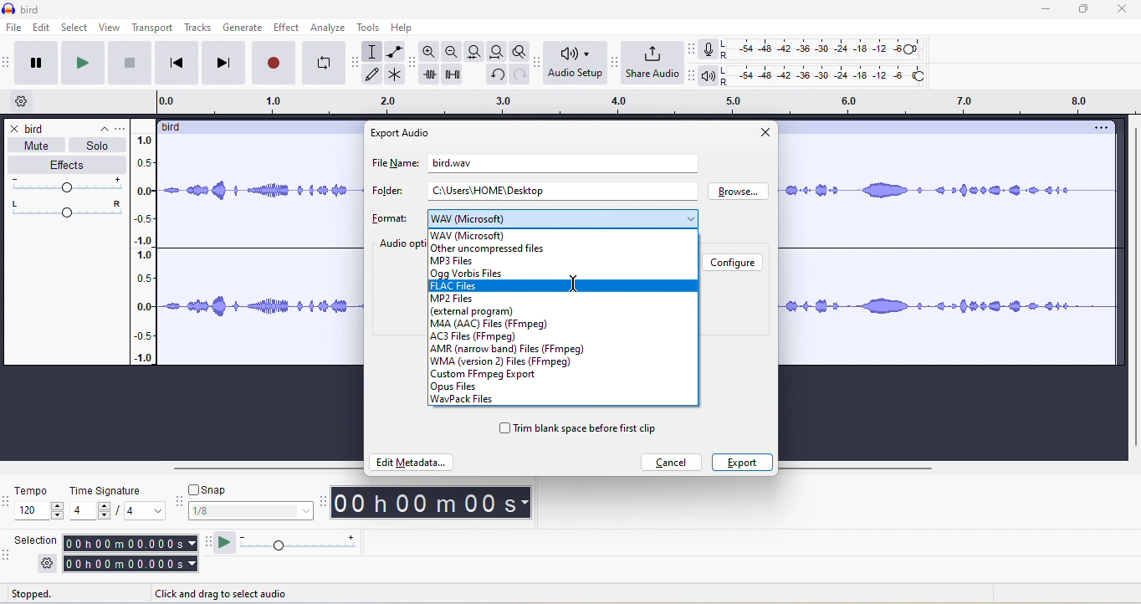  What do you see at coordinates (572, 64) in the screenshot?
I see `audio setup` at bounding box center [572, 64].